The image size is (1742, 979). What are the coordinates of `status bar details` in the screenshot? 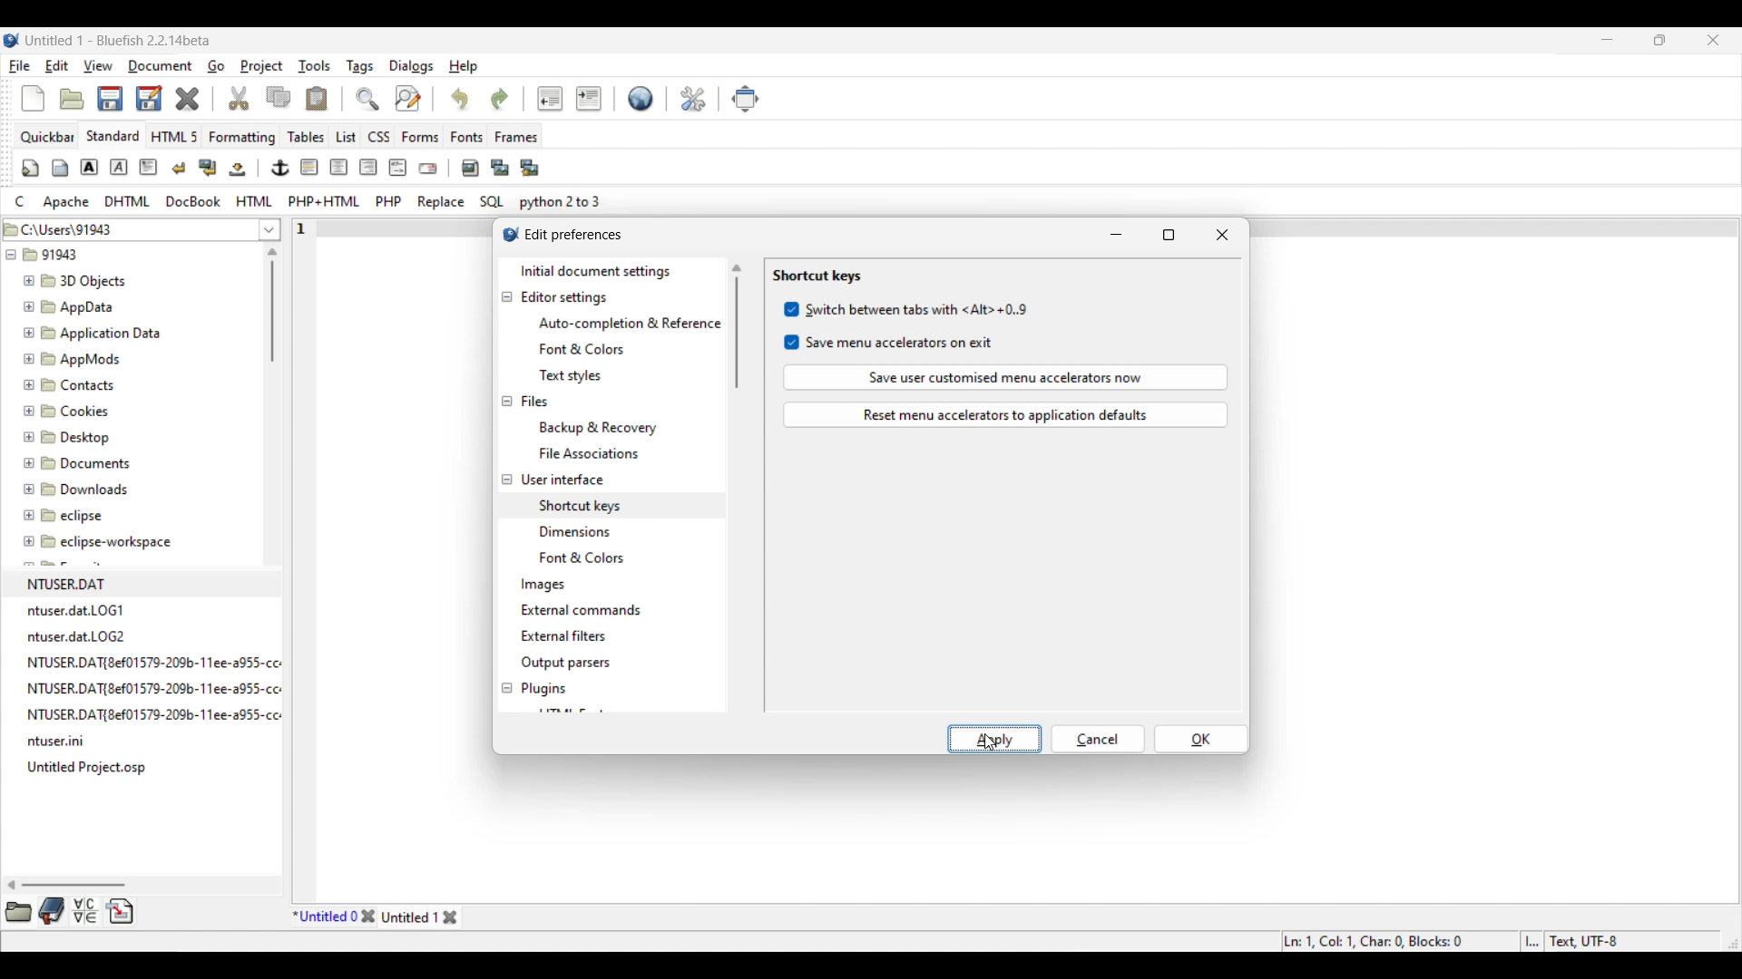 It's located at (1486, 939).